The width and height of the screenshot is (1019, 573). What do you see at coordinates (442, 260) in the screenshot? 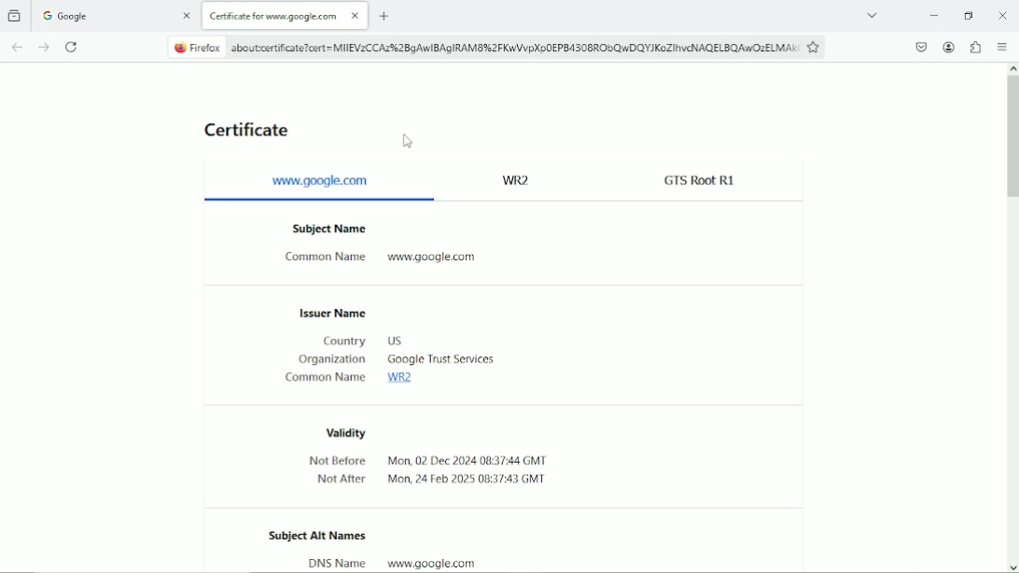
I see `www.google.com` at bounding box center [442, 260].